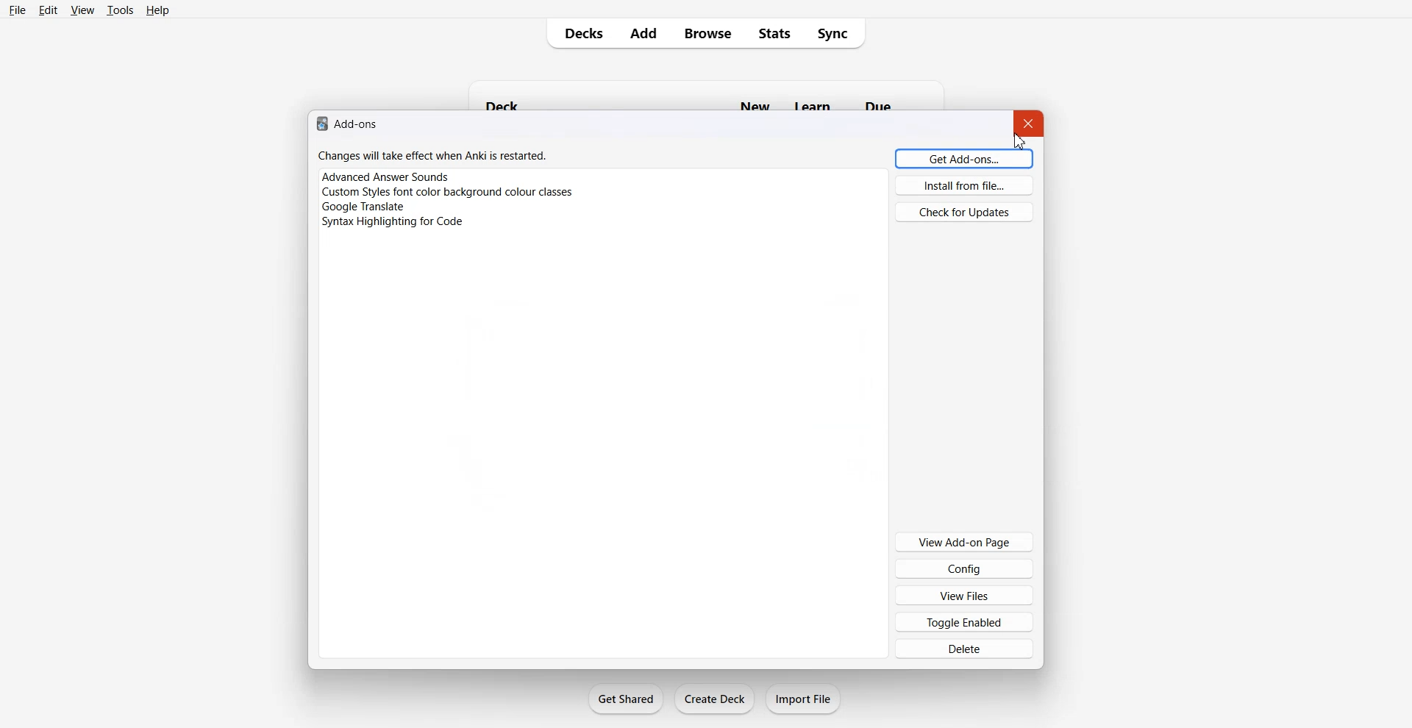  What do you see at coordinates (579, 33) in the screenshot?
I see `Decks` at bounding box center [579, 33].